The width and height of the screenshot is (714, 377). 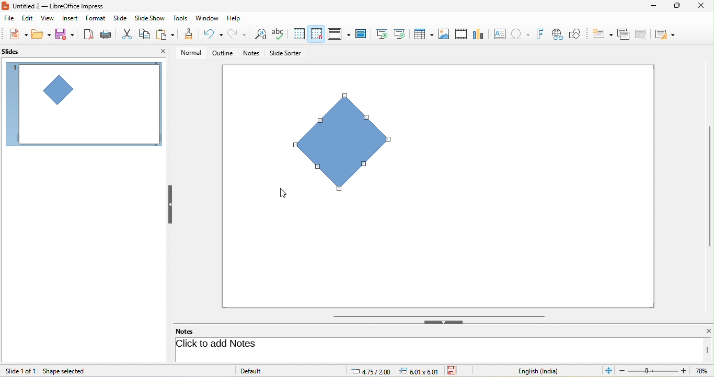 I want to click on hide, so click(x=170, y=205).